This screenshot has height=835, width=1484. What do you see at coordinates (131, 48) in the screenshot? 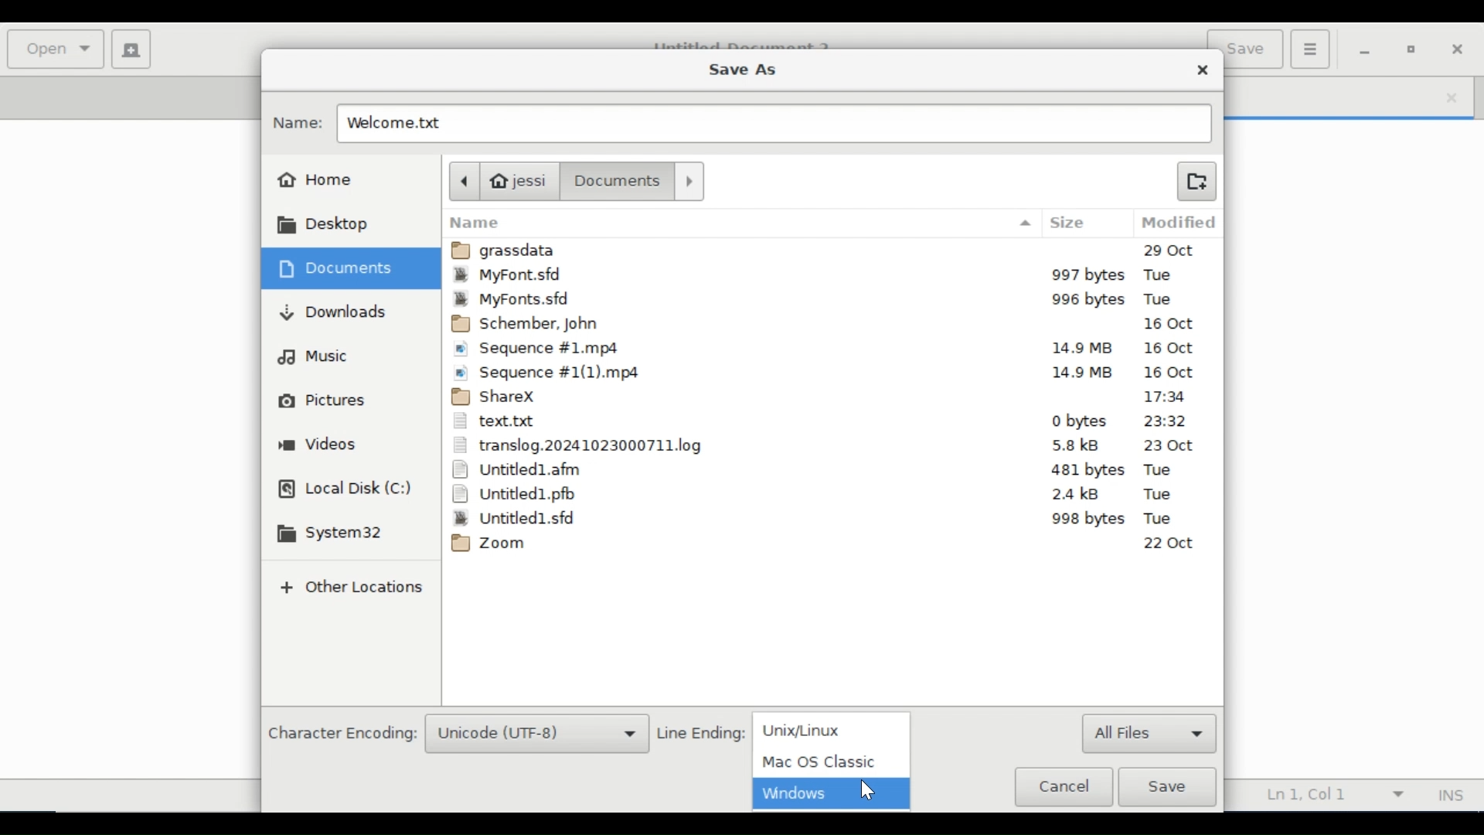
I see `Create new document` at bounding box center [131, 48].